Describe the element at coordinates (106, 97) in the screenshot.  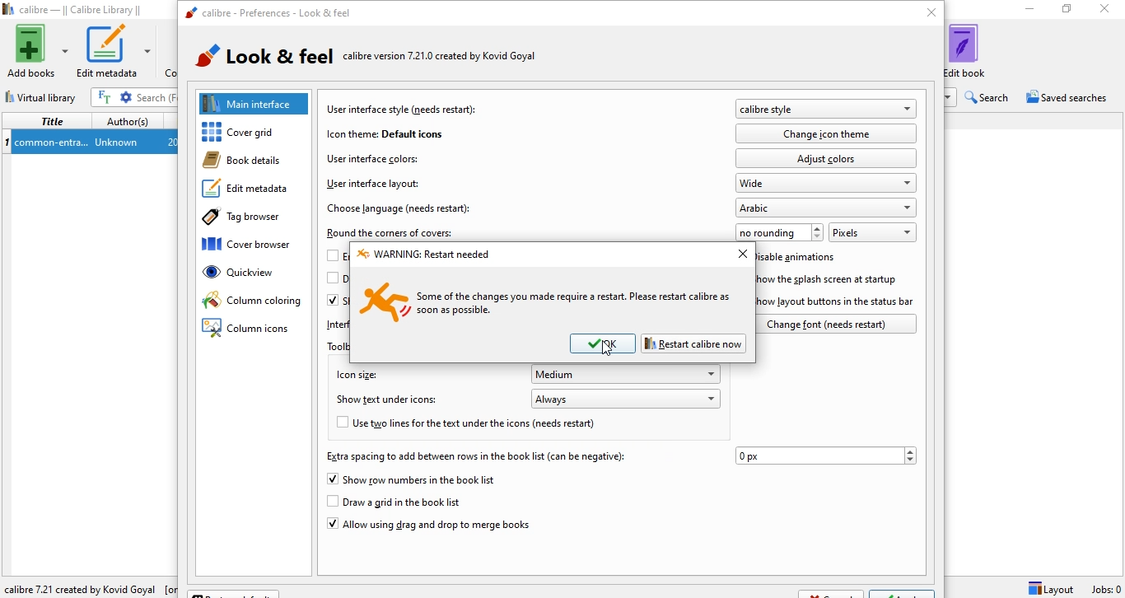
I see `full text search` at that location.